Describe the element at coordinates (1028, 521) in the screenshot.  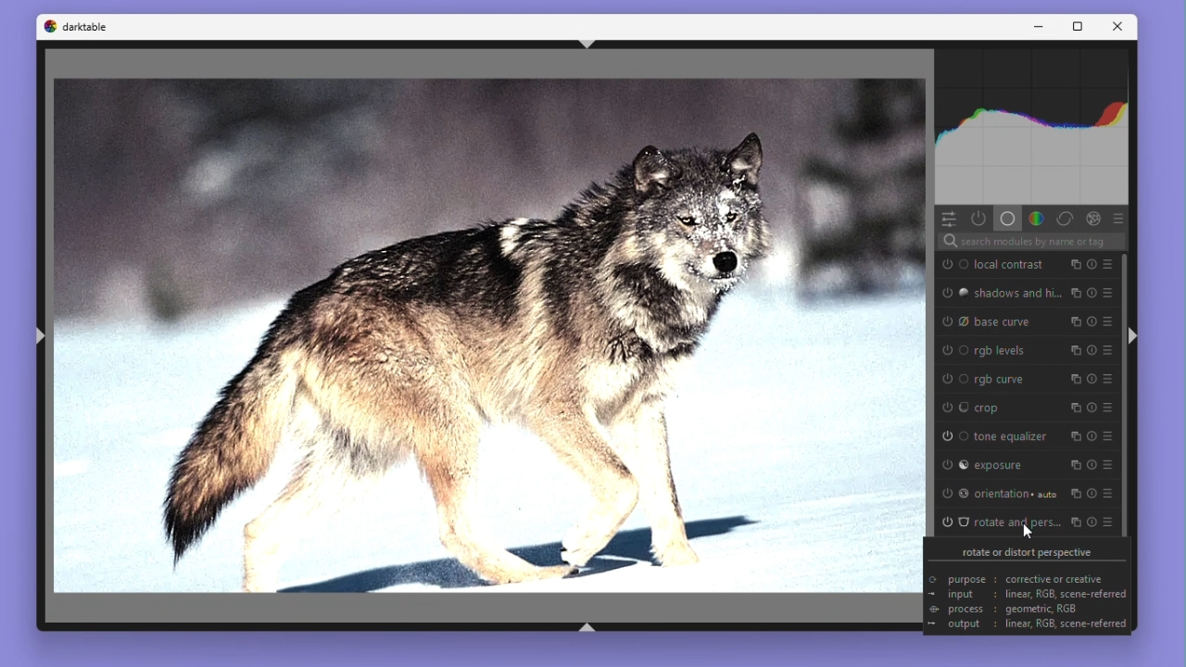
I see `Rotate and perspective` at that location.